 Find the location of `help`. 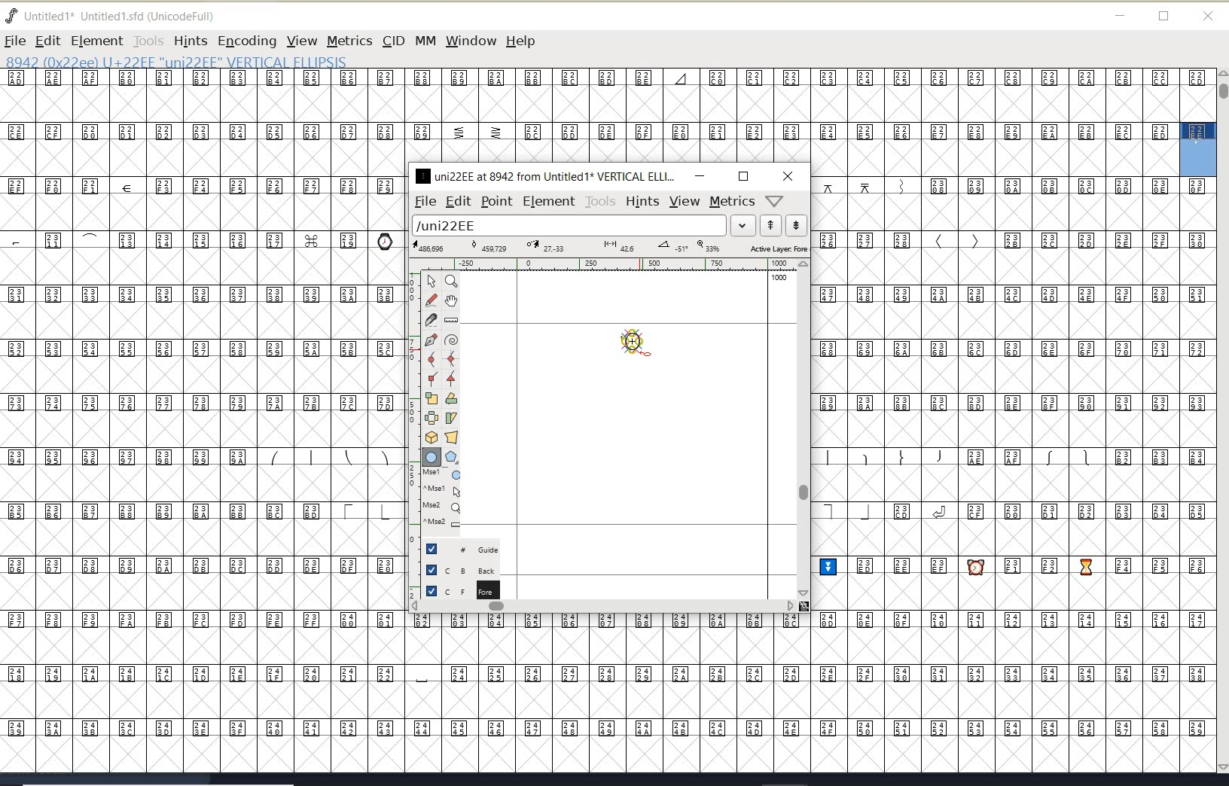

help is located at coordinates (523, 42).